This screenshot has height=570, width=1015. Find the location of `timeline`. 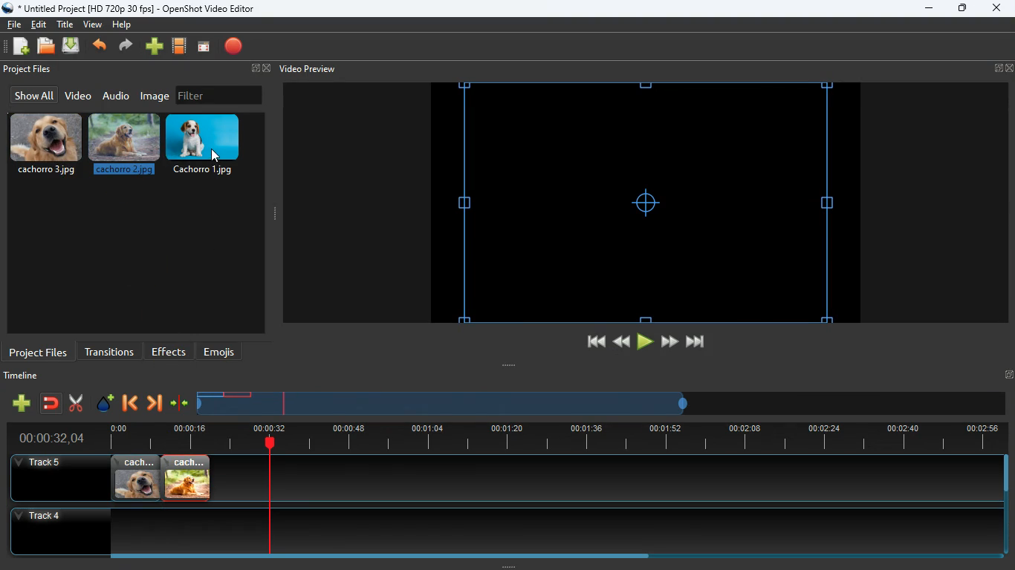

timeline is located at coordinates (444, 409).